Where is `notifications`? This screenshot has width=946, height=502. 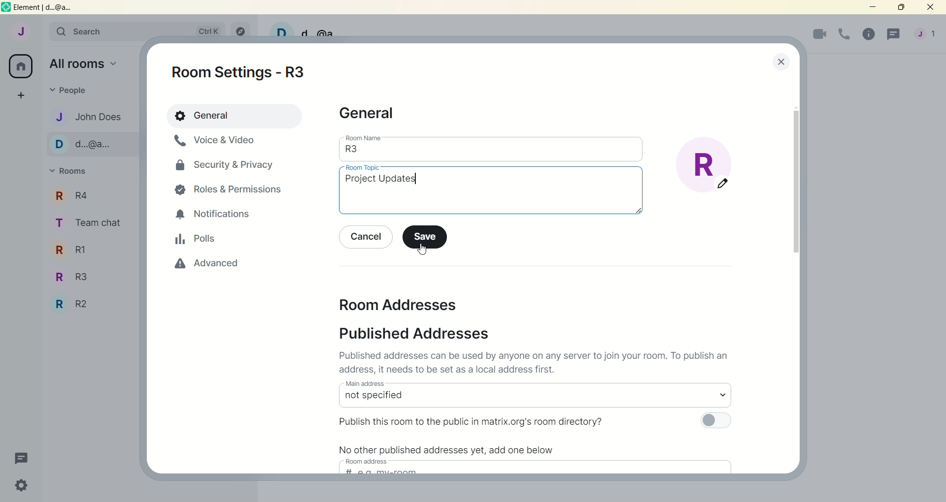 notifications is located at coordinates (213, 216).